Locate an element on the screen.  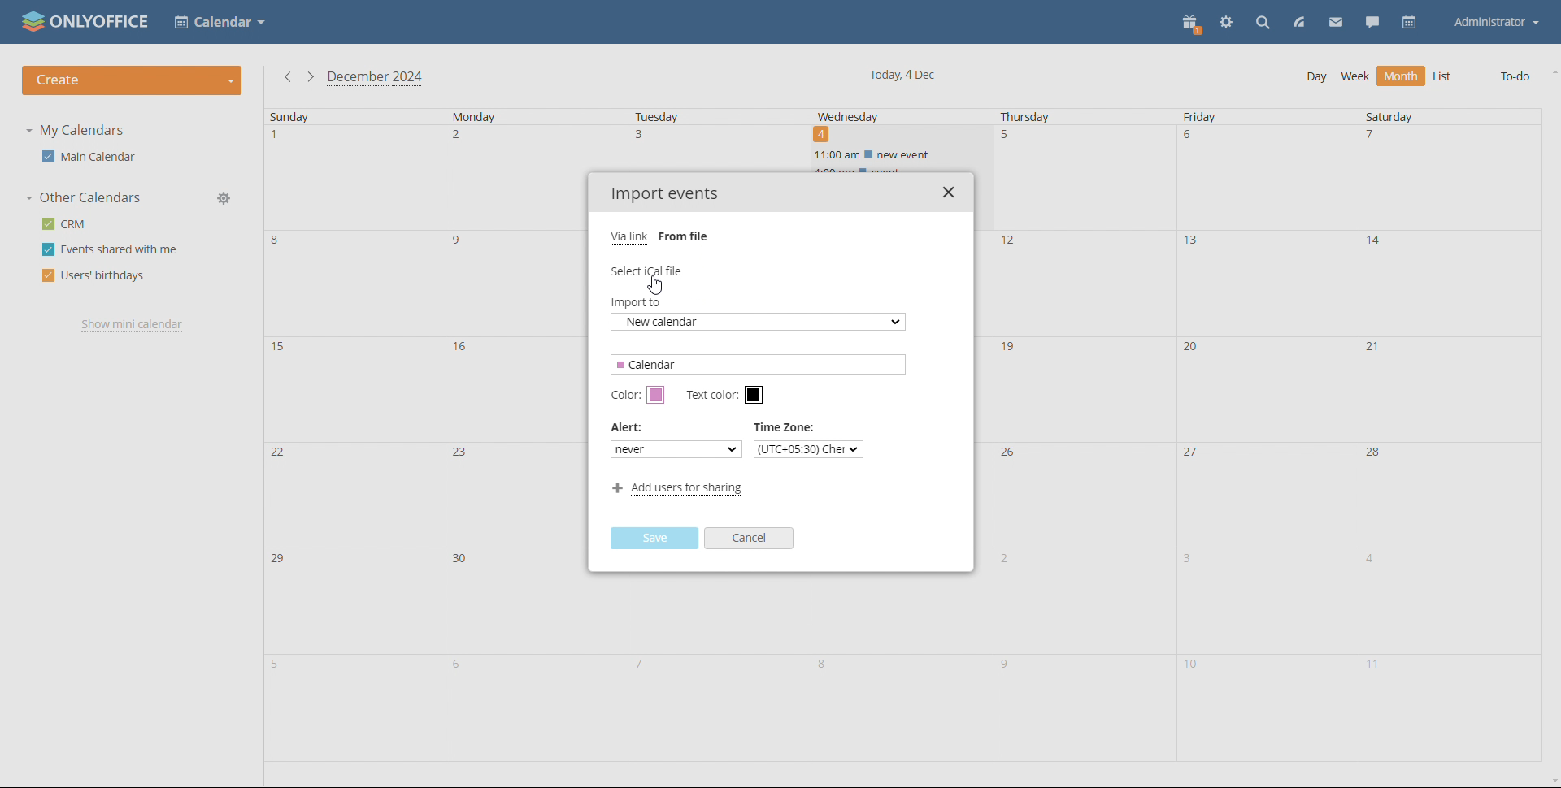
from file is located at coordinates (688, 236).